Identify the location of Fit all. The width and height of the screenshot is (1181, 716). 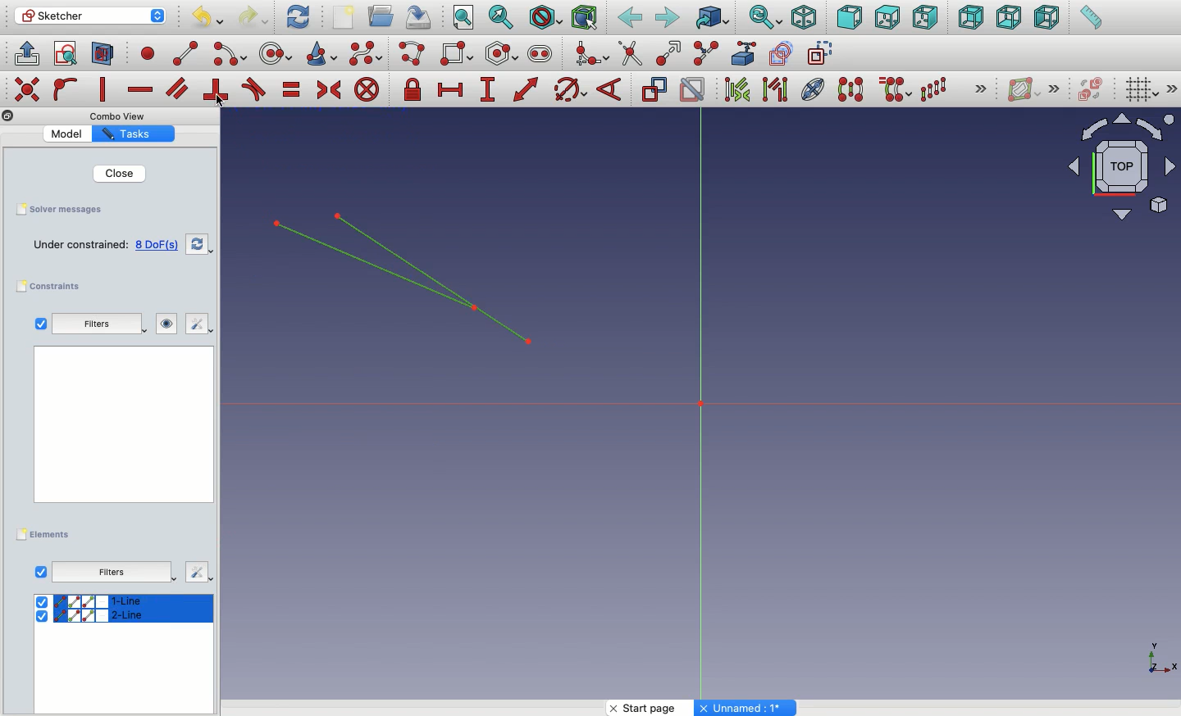
(465, 18).